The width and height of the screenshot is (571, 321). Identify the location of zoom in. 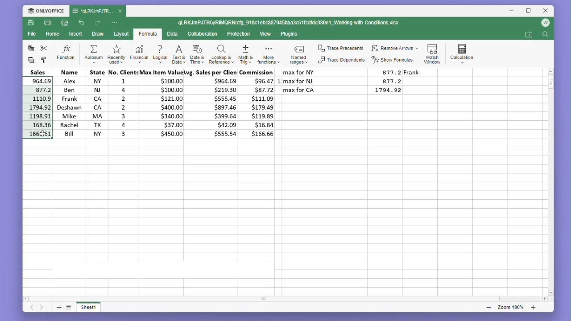
(533, 307).